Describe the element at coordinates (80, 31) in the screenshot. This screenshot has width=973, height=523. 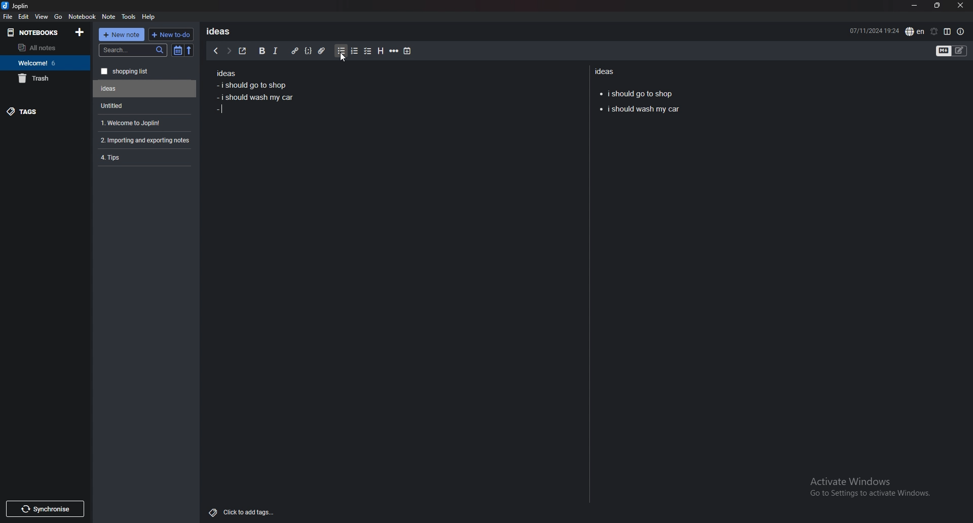
I see `add notebooks` at that location.